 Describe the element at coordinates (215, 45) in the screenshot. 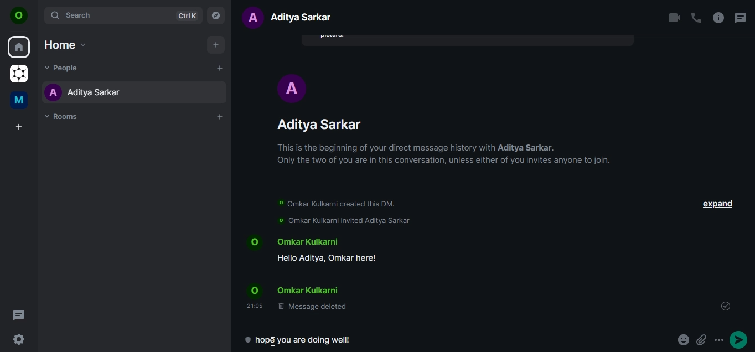

I see `add` at that location.